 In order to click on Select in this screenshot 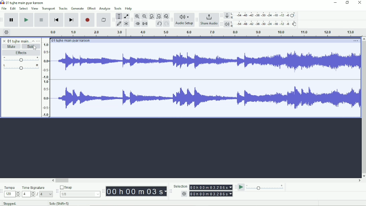, I will do `click(23, 8)`.